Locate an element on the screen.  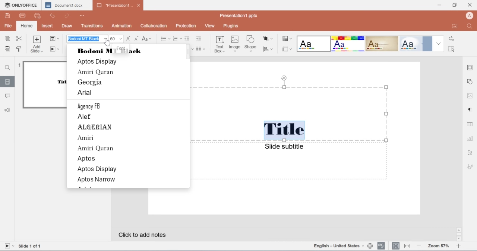
numbered list is located at coordinates (178, 38).